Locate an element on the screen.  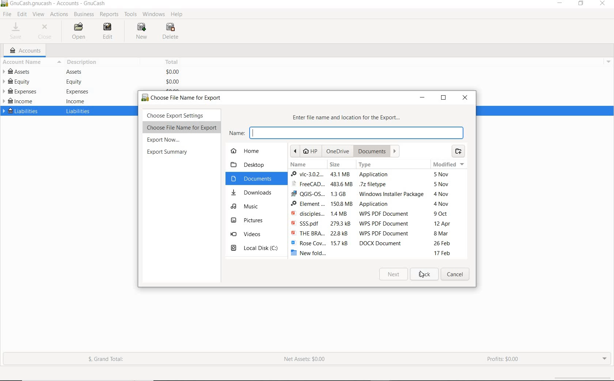
enter file name and location for the export is located at coordinates (350, 117).